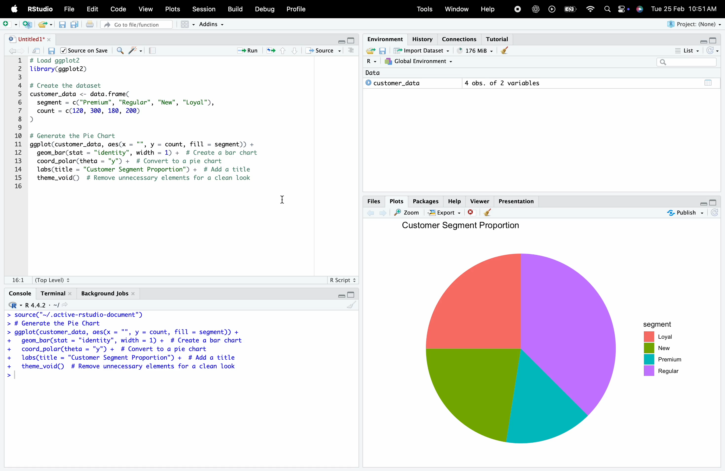  Describe the element at coordinates (352, 307) in the screenshot. I see `clear` at that location.